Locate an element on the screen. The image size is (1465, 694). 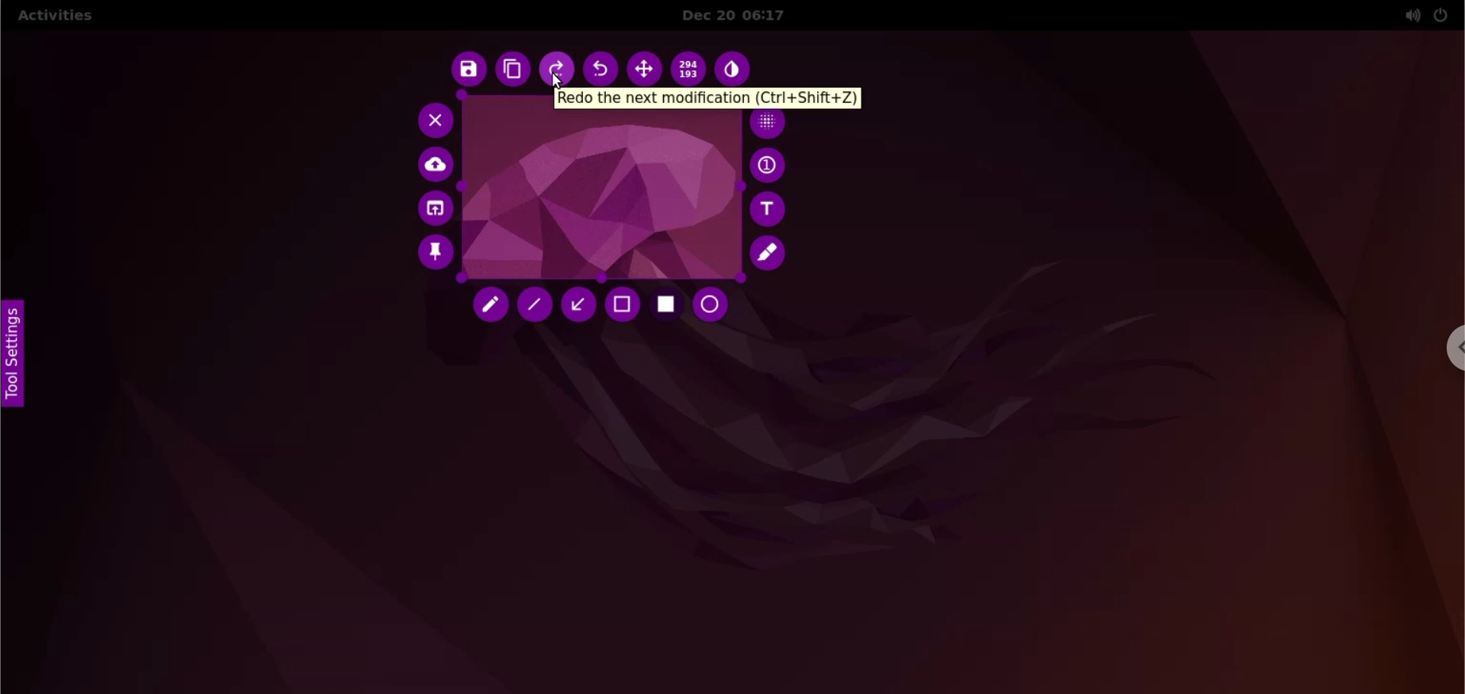
tool settings is located at coordinates (18, 355).